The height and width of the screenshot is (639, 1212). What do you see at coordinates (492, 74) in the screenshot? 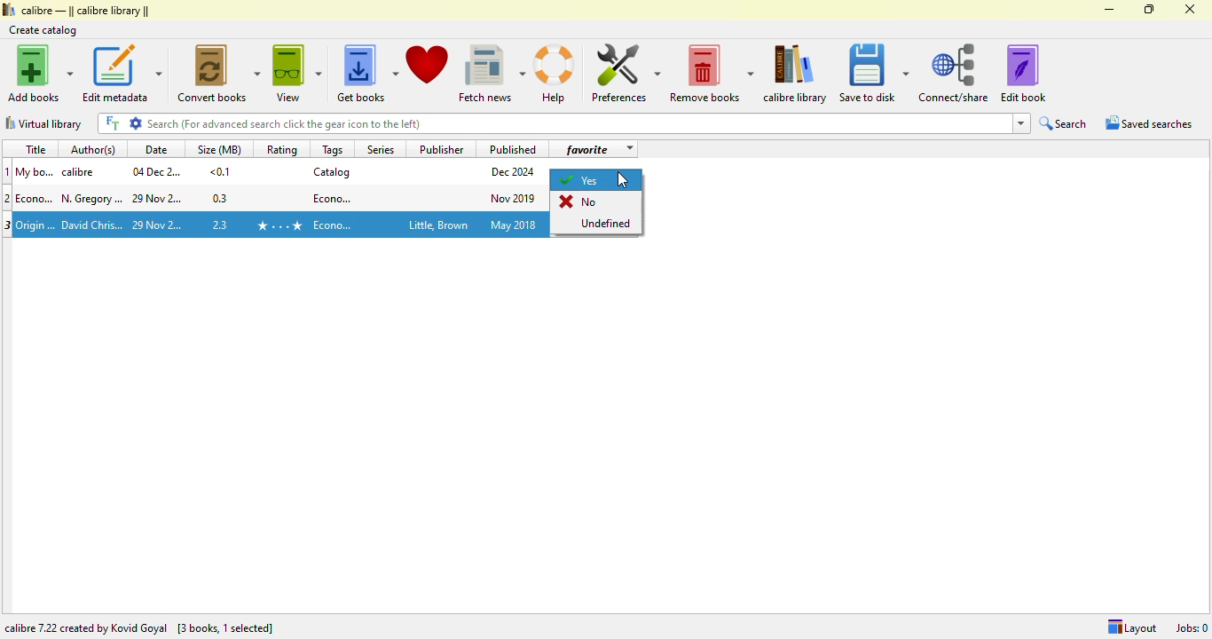
I see `fetch news` at bounding box center [492, 74].